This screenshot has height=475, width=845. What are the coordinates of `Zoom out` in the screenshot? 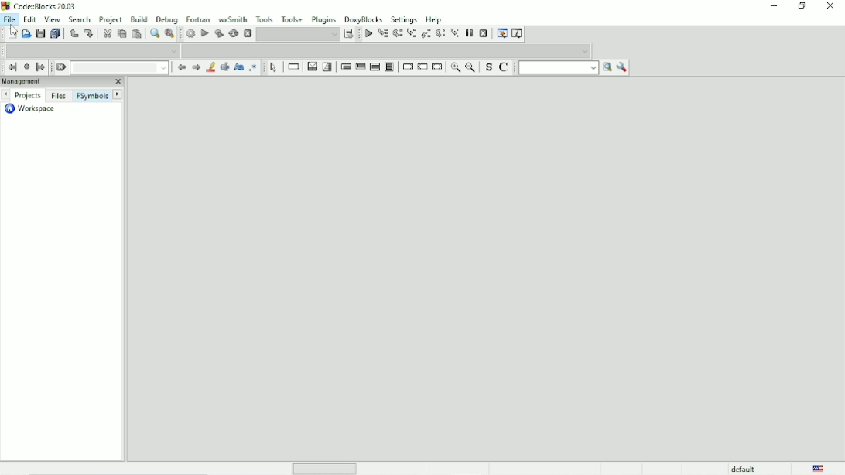 It's located at (470, 67).